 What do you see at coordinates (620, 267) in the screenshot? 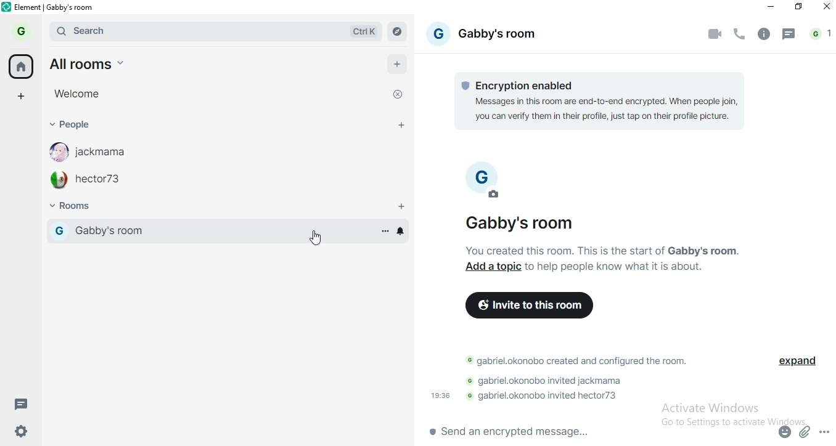
I see `text` at bounding box center [620, 267].